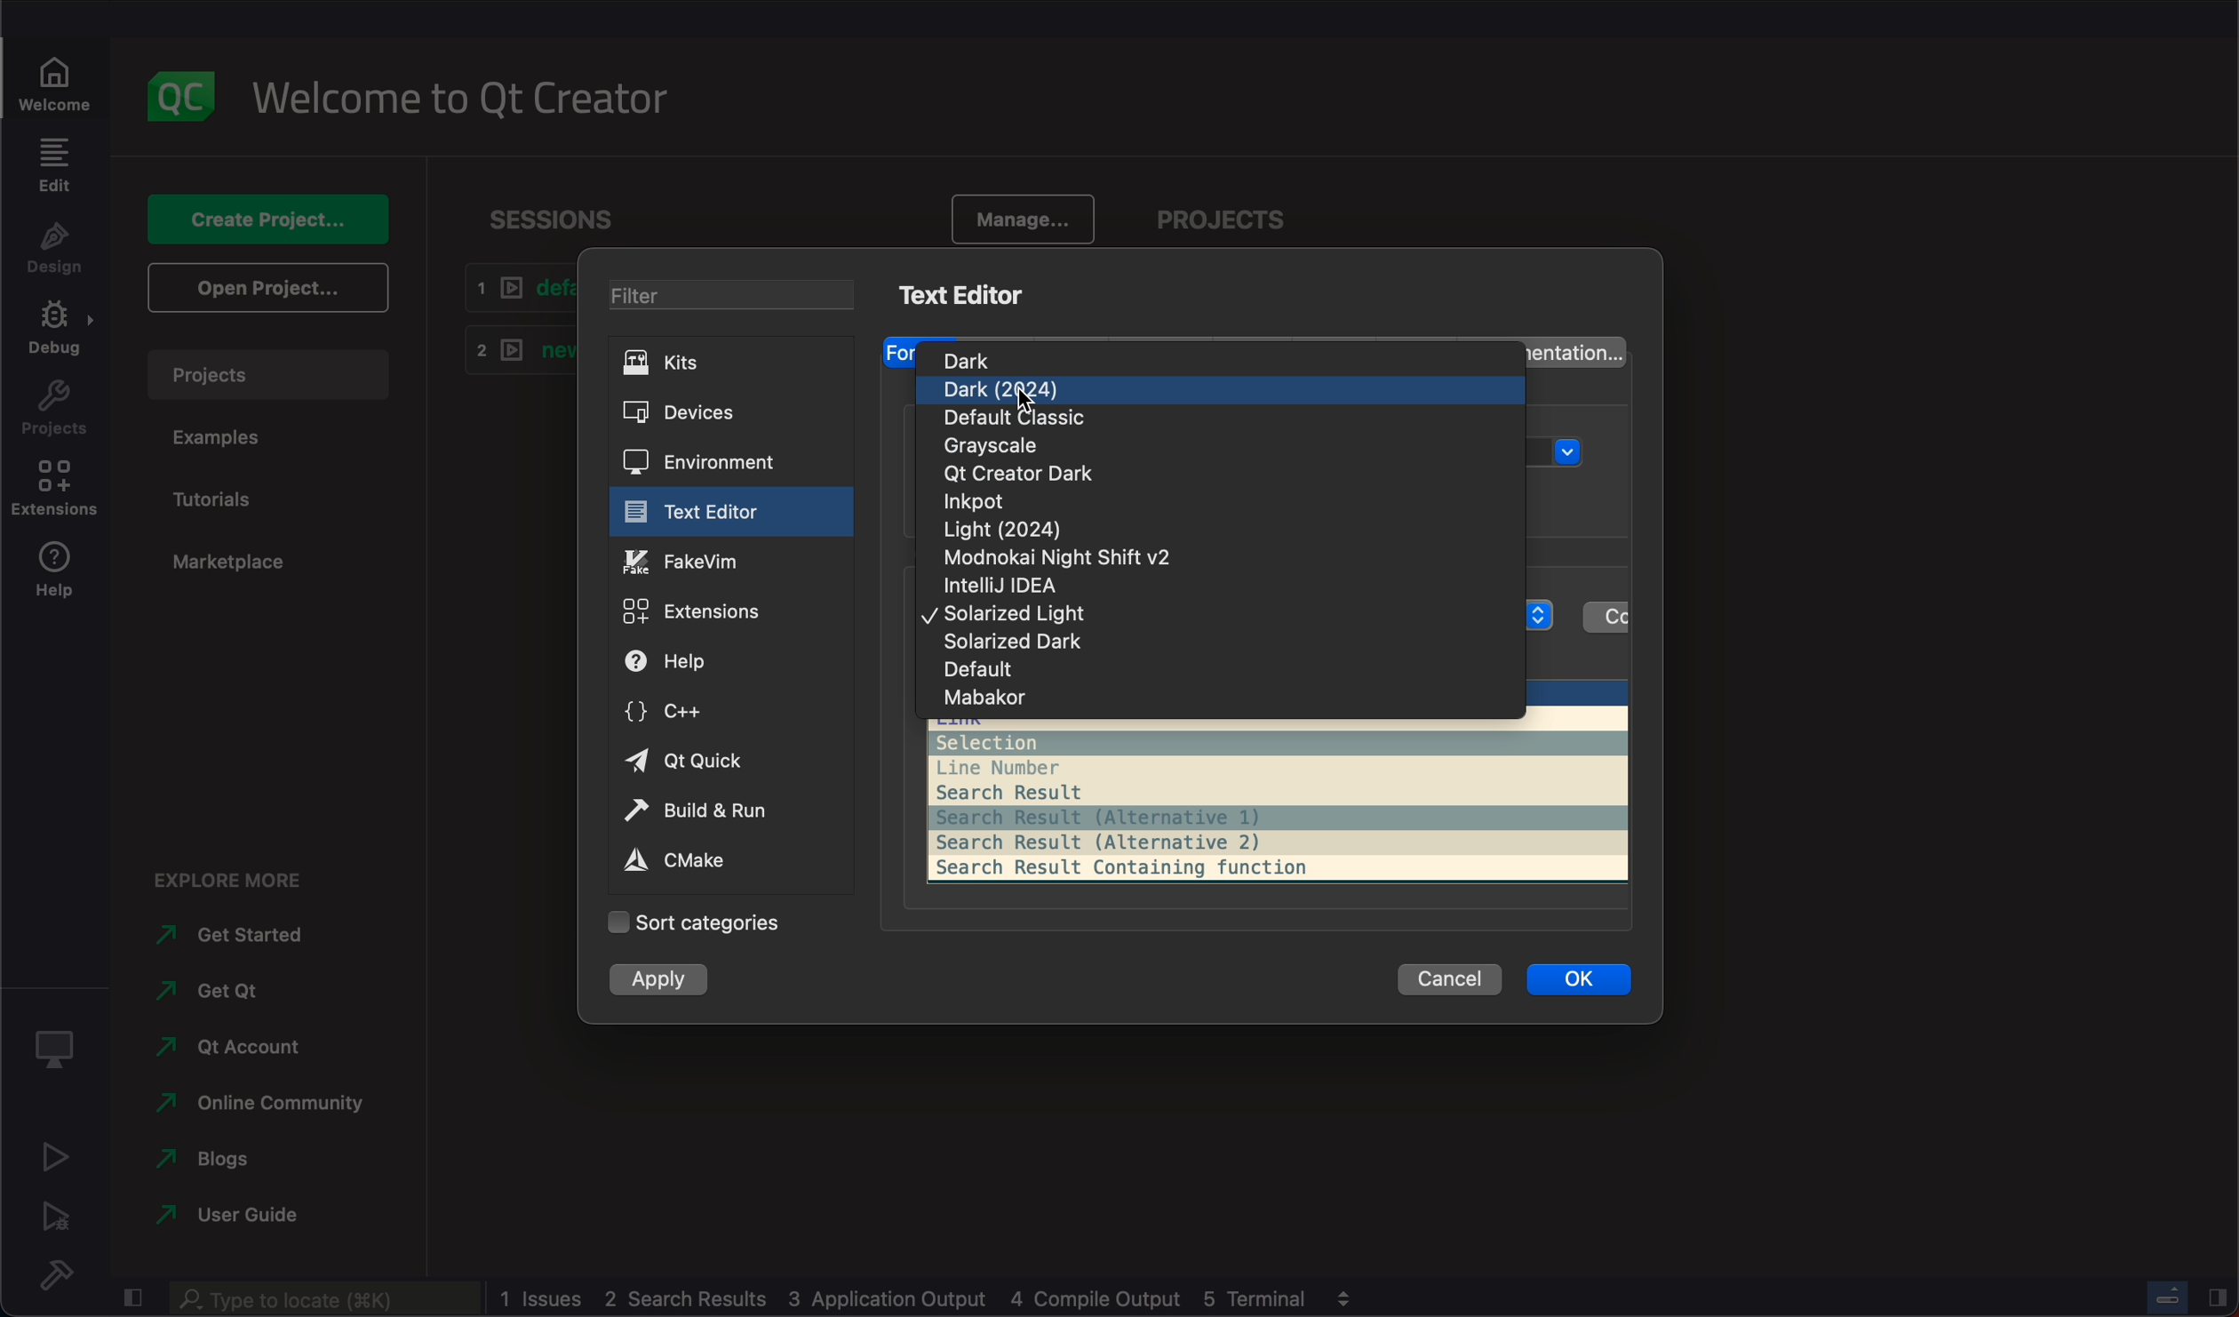 The height and width of the screenshot is (1317, 2239). Describe the element at coordinates (557, 213) in the screenshot. I see `sessions` at that location.